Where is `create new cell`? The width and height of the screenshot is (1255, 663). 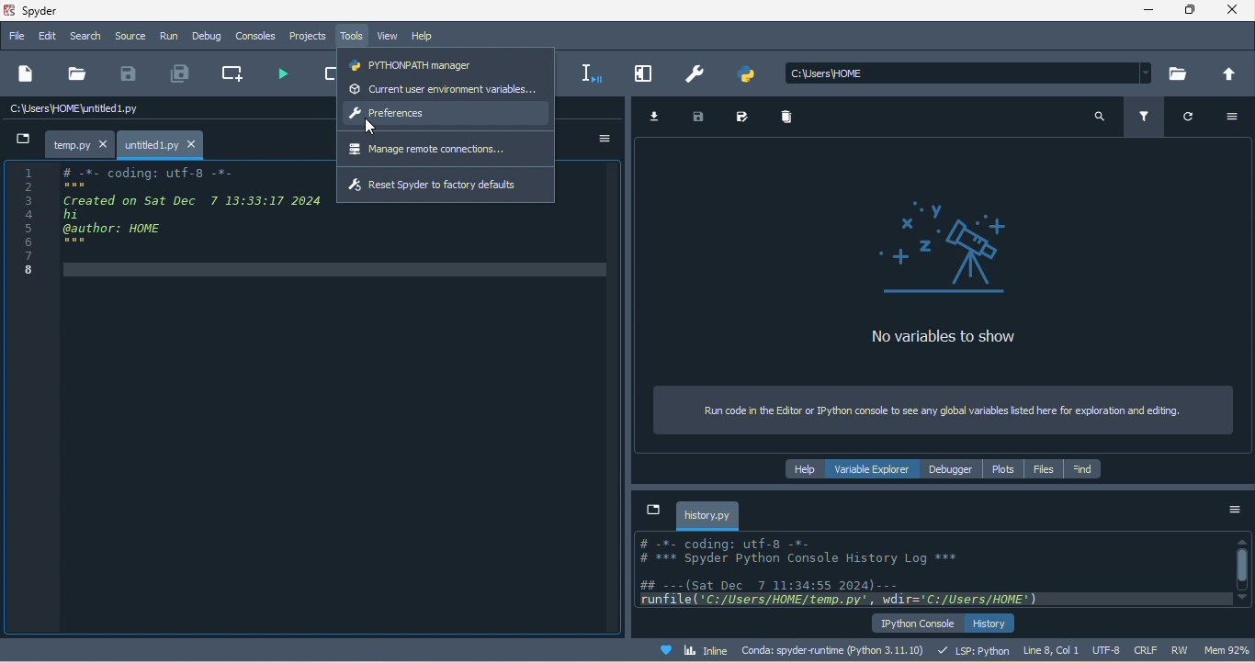
create new cell is located at coordinates (237, 74).